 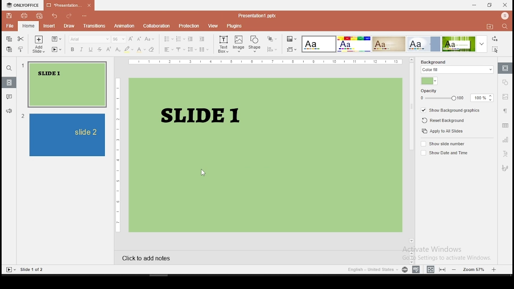 What do you see at coordinates (505, 98) in the screenshot?
I see `image settings` at bounding box center [505, 98].